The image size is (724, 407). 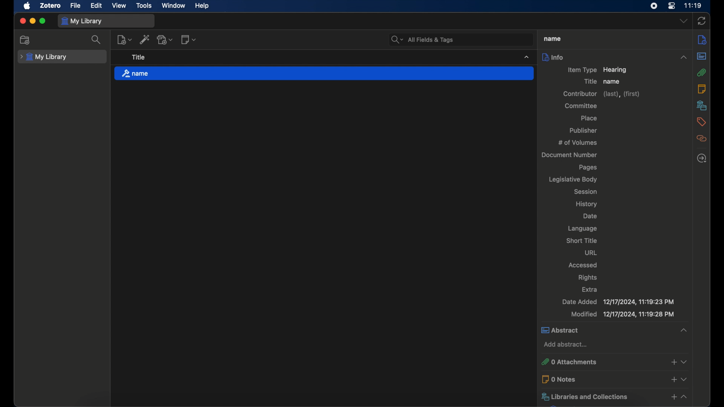 What do you see at coordinates (189, 39) in the screenshot?
I see `new note` at bounding box center [189, 39].